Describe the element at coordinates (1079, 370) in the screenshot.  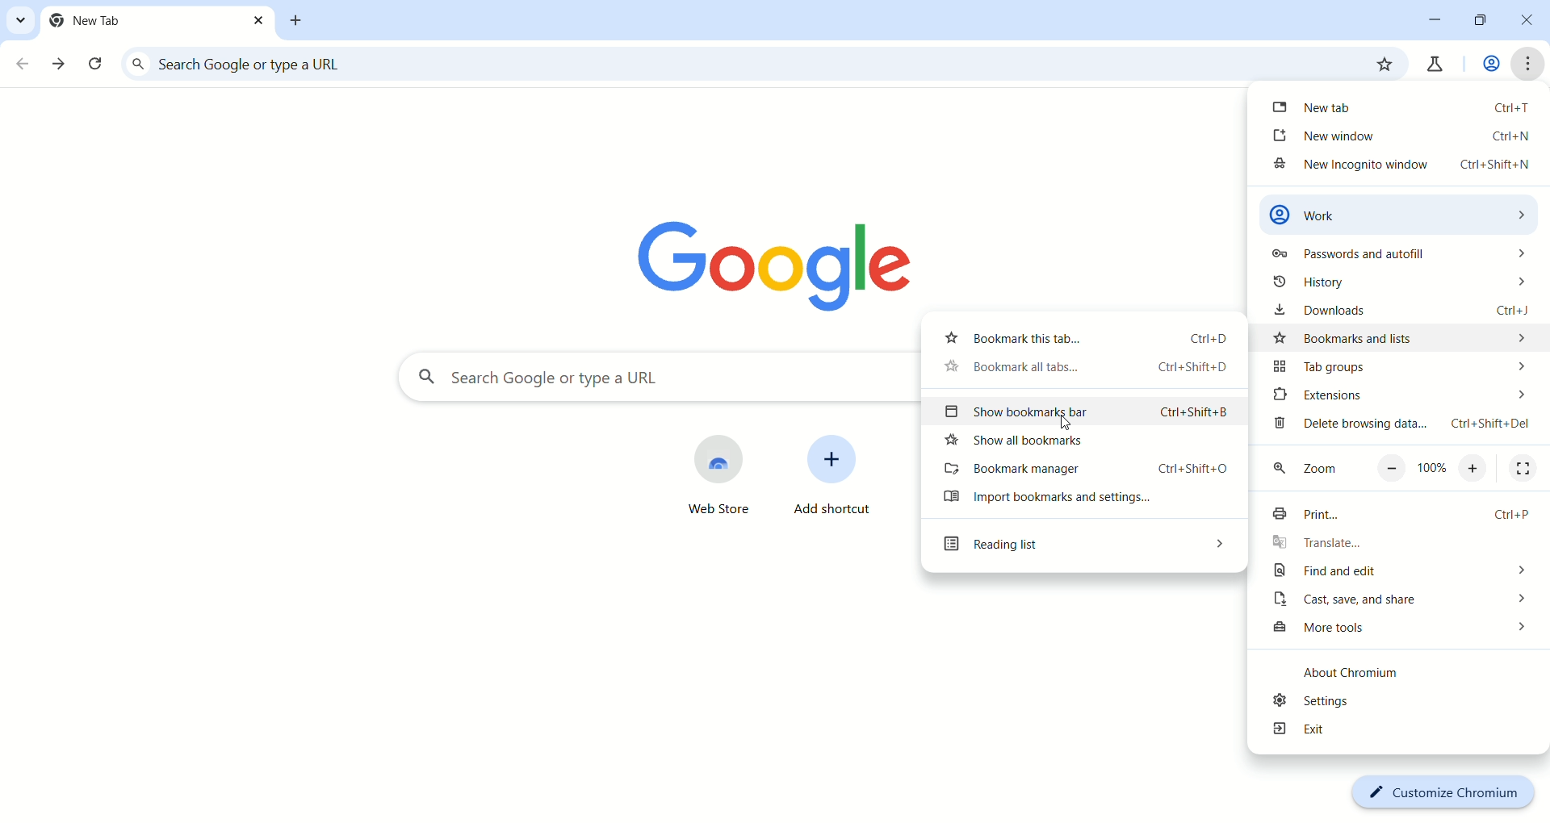
I see `bookmark all tabs` at that location.